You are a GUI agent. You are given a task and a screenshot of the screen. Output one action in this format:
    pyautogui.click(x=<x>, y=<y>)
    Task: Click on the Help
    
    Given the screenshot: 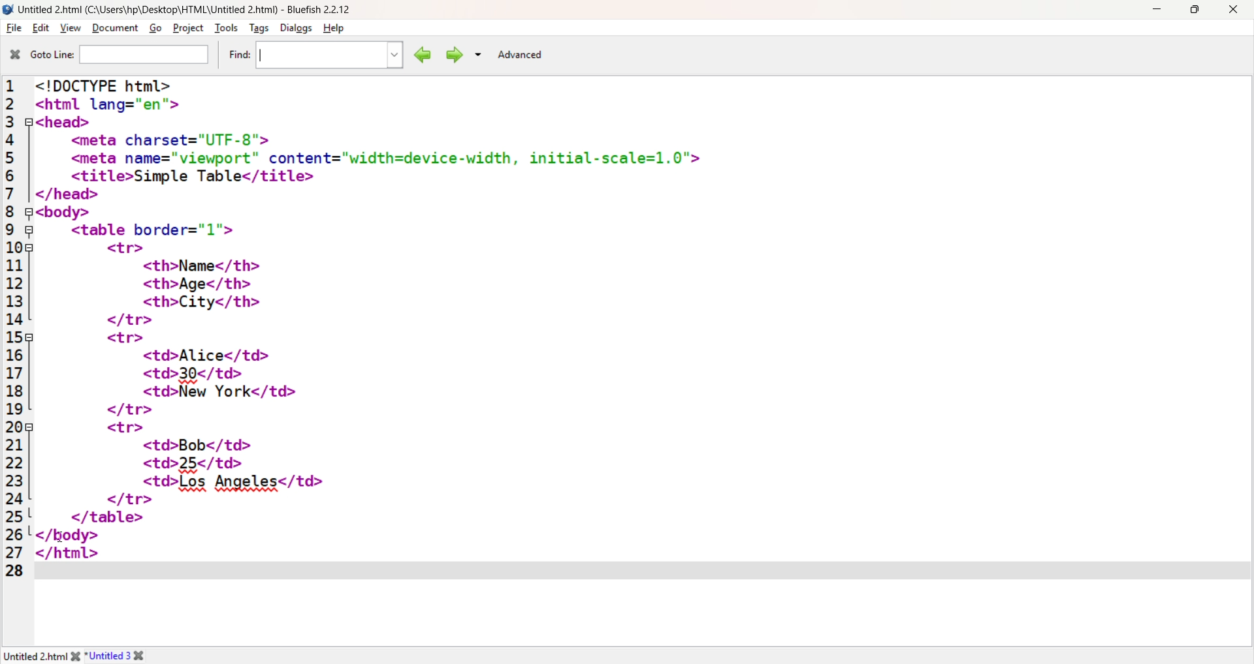 What is the action you would take?
    pyautogui.click(x=336, y=28)
    